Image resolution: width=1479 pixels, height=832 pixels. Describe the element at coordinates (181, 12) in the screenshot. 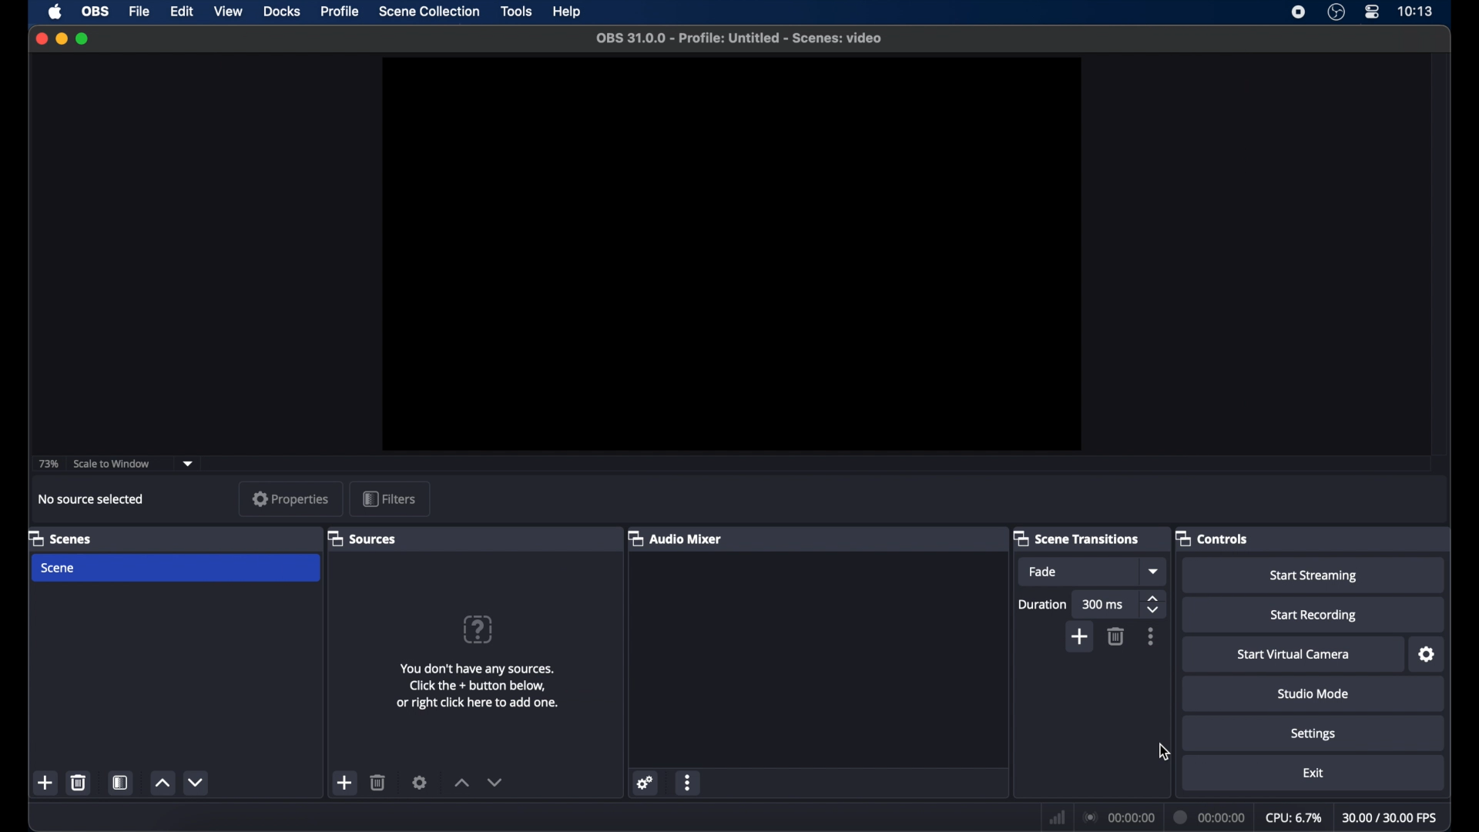

I see `edit` at that location.